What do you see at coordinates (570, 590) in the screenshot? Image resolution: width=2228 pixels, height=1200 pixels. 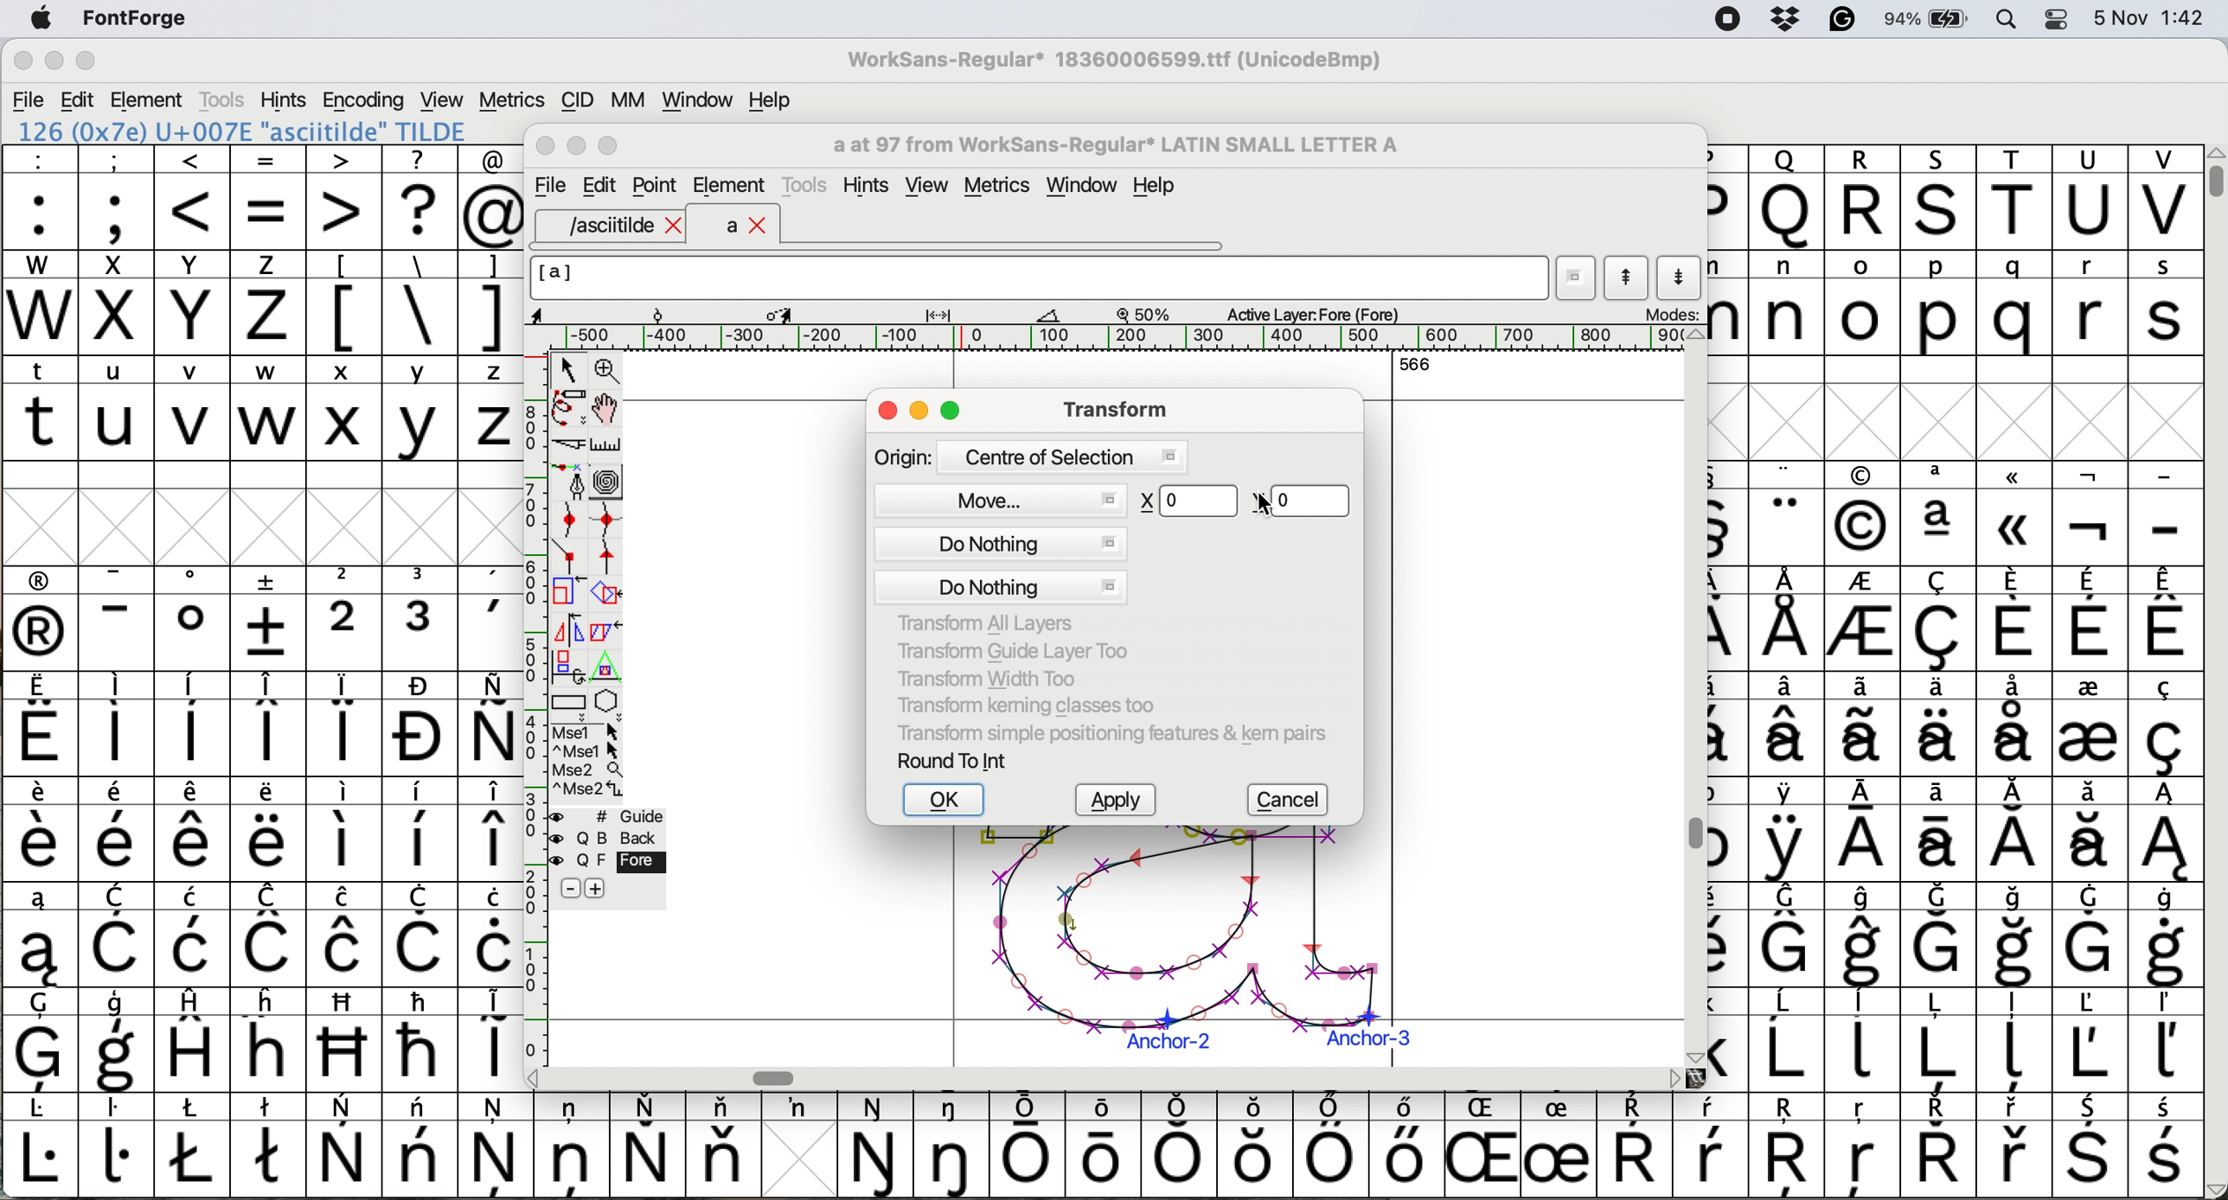 I see `scale selection` at bounding box center [570, 590].